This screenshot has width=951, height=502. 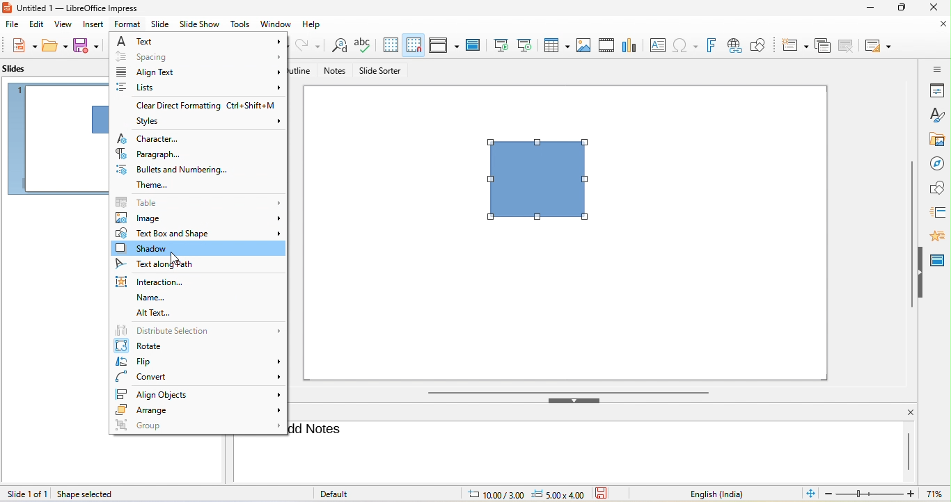 I want to click on close, so click(x=904, y=412).